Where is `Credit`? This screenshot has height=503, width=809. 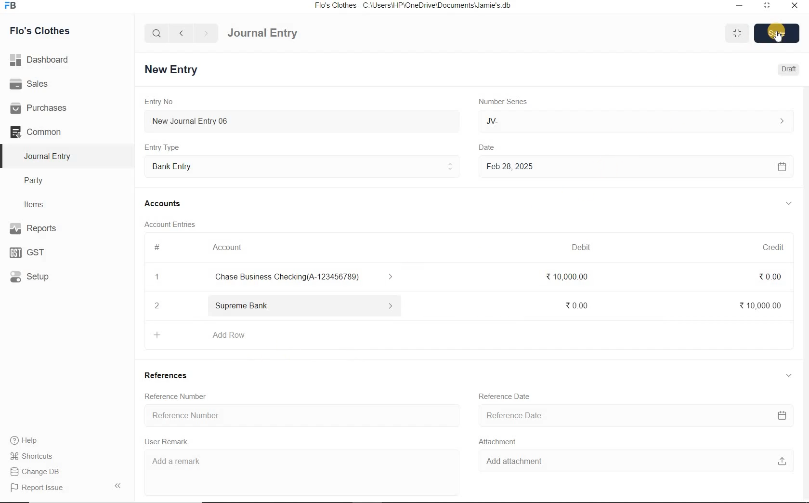 Credit is located at coordinates (767, 246).